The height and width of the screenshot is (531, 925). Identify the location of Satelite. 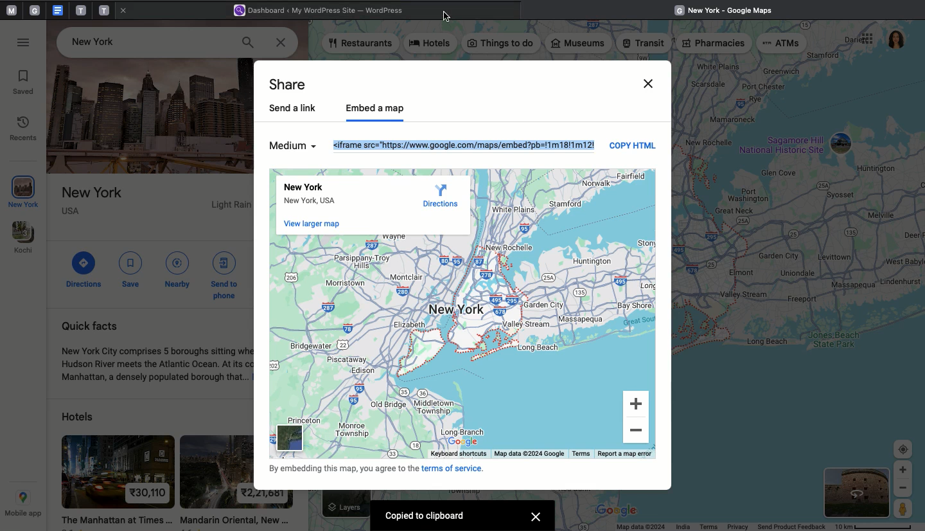
(858, 492).